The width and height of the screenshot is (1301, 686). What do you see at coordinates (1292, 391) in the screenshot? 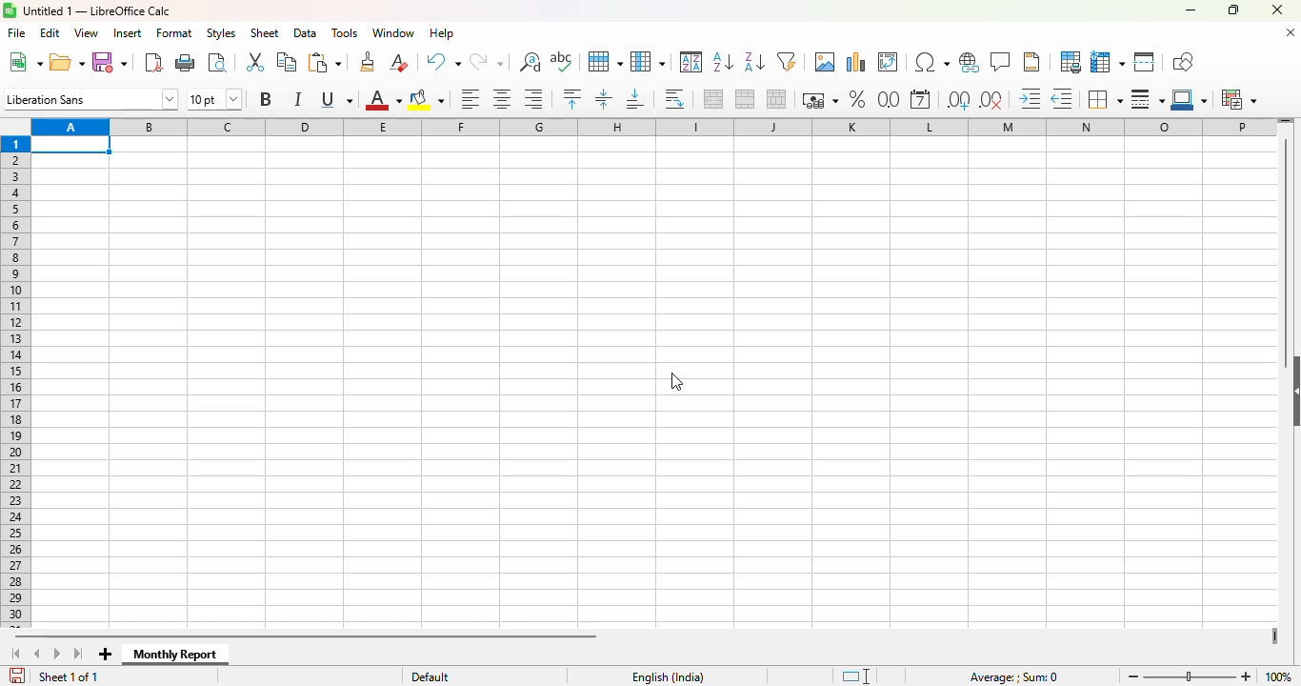
I see `show` at bounding box center [1292, 391].